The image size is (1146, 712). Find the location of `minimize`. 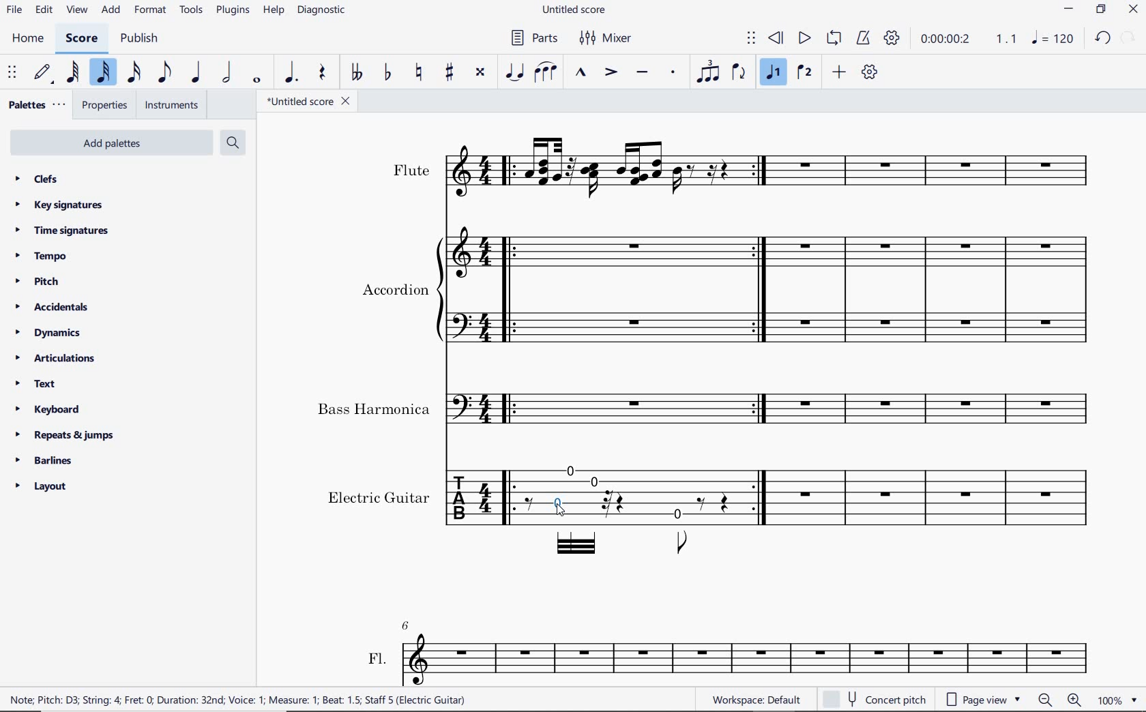

minimize is located at coordinates (1069, 10).